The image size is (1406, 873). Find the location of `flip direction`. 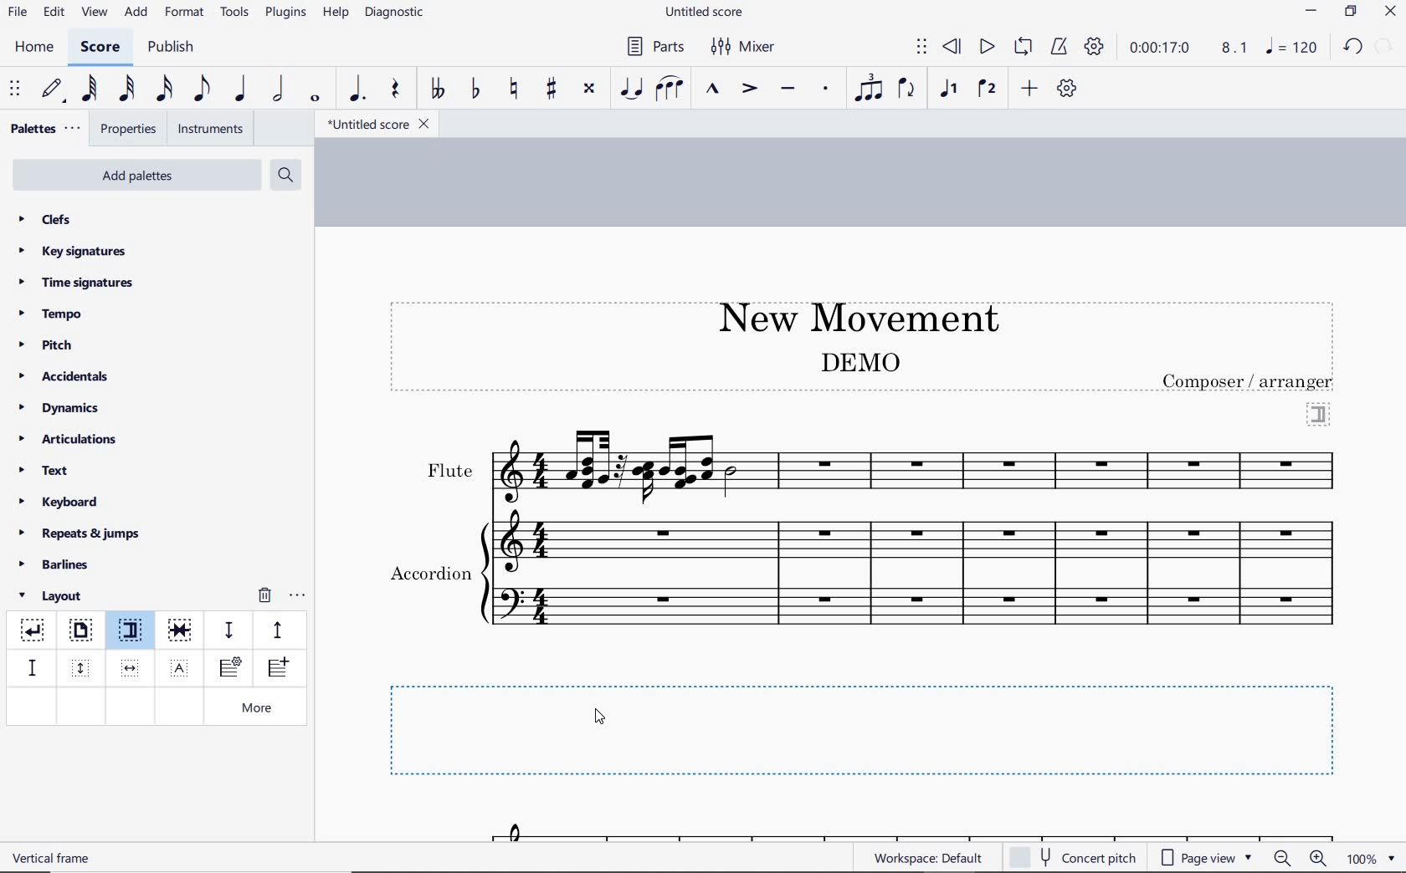

flip direction is located at coordinates (907, 87).